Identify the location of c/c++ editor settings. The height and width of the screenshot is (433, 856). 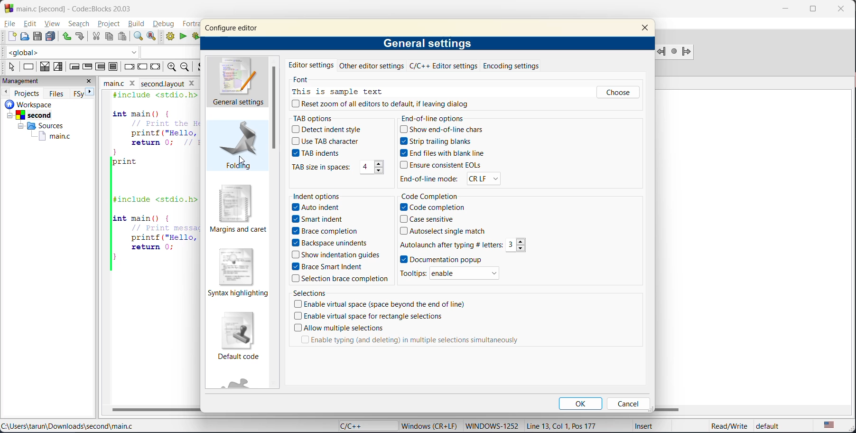
(443, 67).